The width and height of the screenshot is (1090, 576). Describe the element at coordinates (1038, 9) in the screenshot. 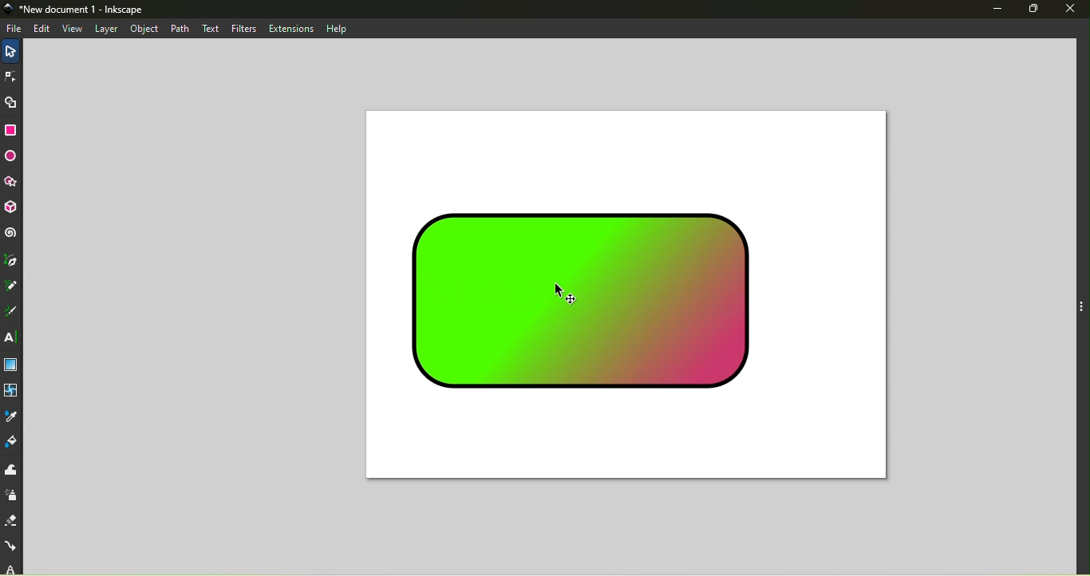

I see `Maximize` at that location.